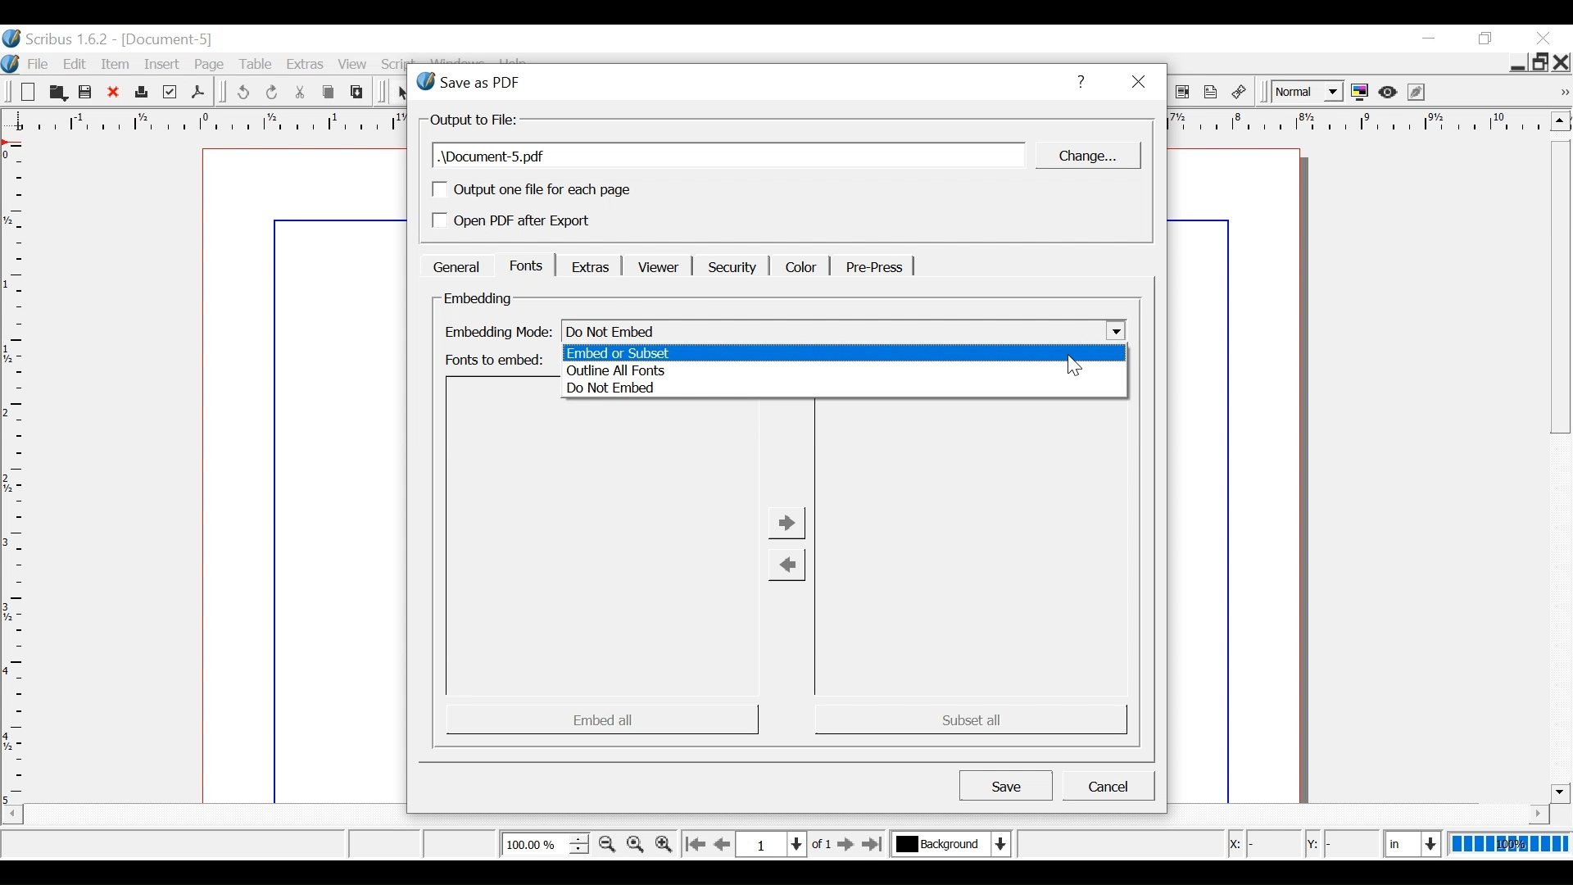  Describe the element at coordinates (799, 265) in the screenshot. I see `Color` at that location.